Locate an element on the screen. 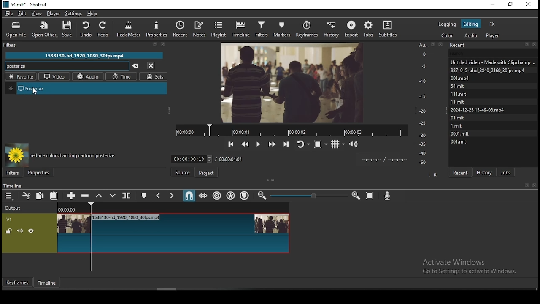 This screenshot has width=540, height=304. play quickly forwards is located at coordinates (271, 144).